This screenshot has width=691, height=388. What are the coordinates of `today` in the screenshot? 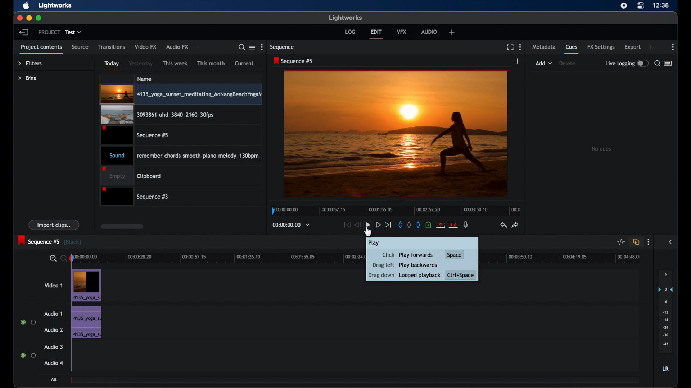 It's located at (112, 65).